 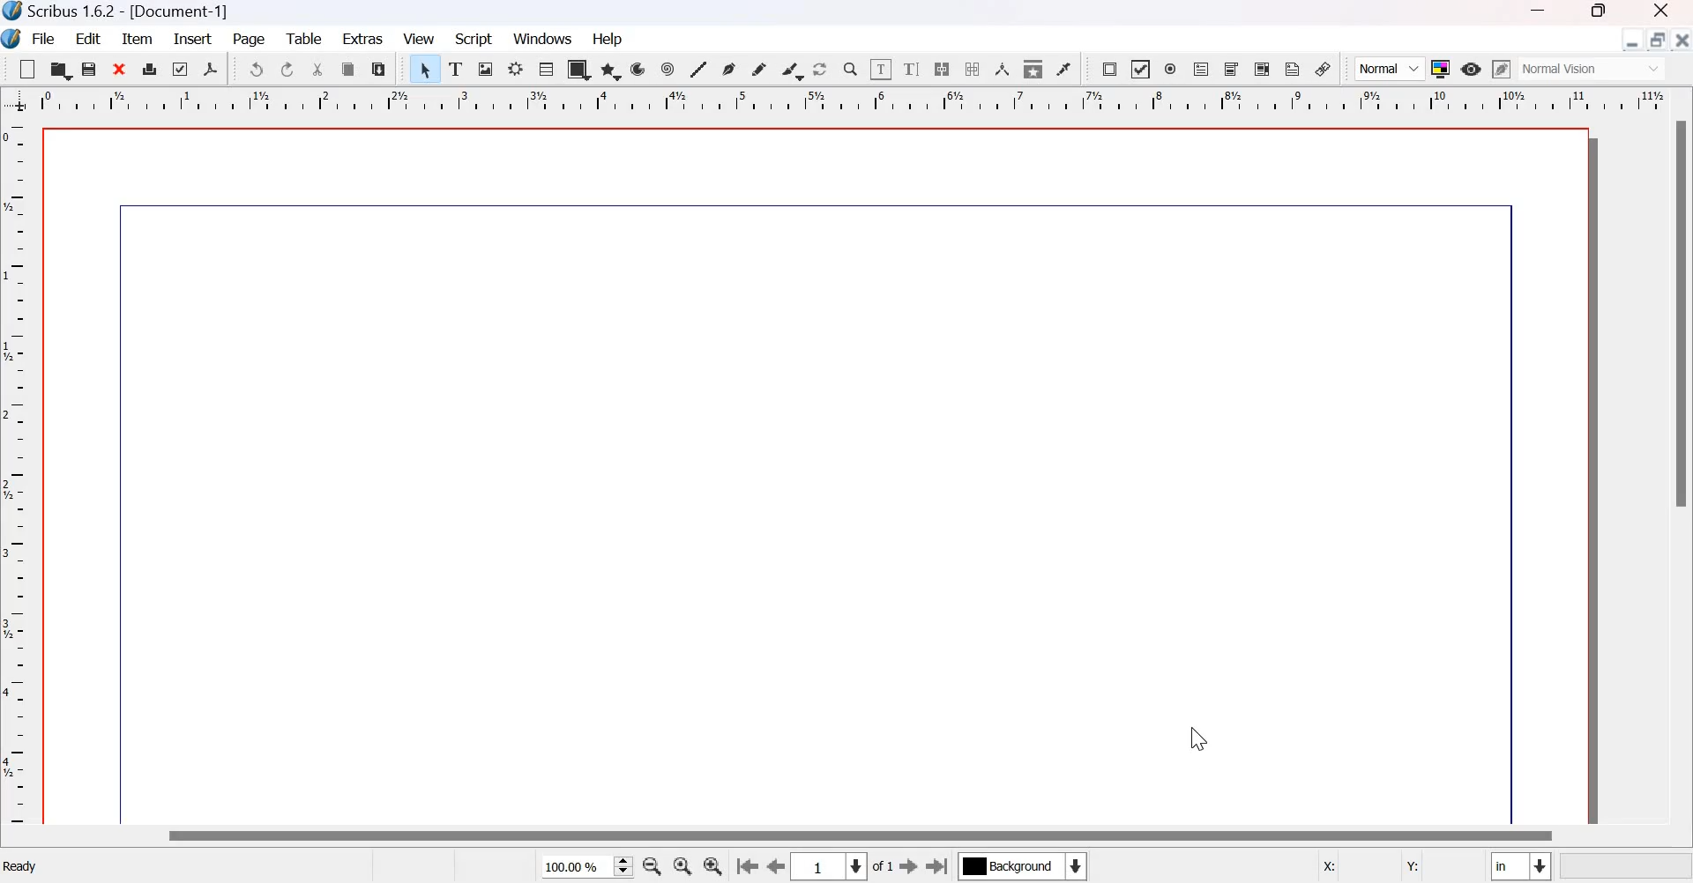 I want to click on Save as PDF, so click(x=209, y=70).